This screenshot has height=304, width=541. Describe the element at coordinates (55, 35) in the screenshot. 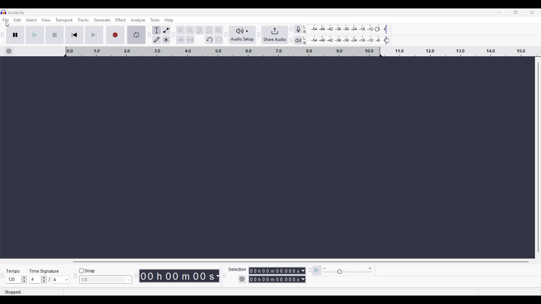

I see `Stop` at that location.